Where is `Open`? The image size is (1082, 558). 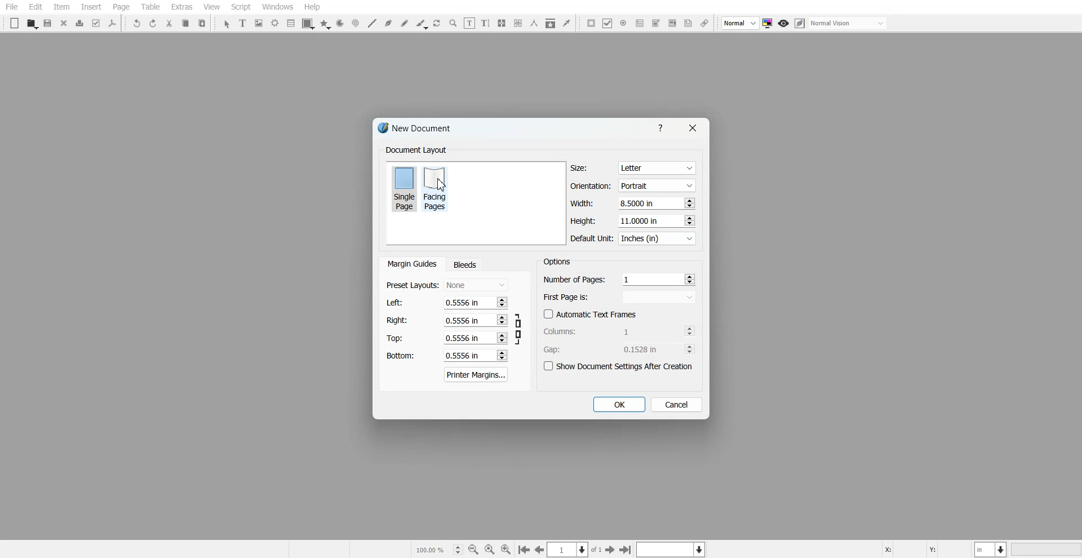
Open is located at coordinates (32, 24).